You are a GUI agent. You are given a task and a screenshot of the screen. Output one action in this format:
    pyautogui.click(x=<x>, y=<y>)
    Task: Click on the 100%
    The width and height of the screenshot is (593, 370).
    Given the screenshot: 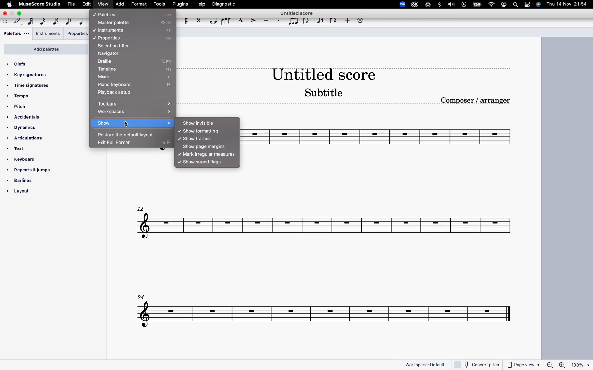 What is the action you would take?
    pyautogui.click(x=580, y=365)
    